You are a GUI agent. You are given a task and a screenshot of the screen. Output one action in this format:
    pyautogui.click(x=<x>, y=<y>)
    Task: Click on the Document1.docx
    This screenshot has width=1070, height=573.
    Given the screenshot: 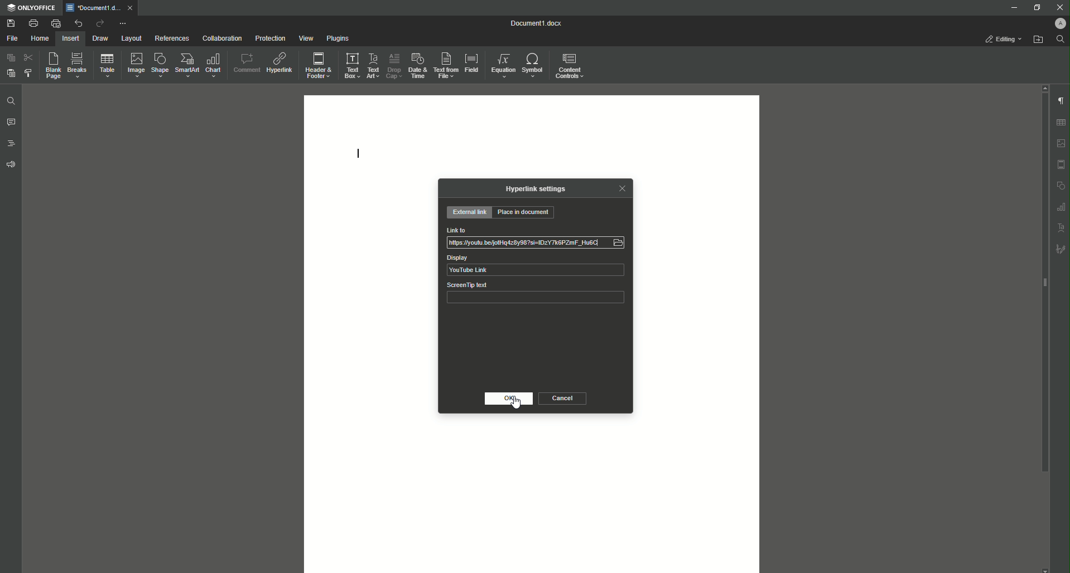 What is the action you would take?
    pyautogui.click(x=539, y=23)
    